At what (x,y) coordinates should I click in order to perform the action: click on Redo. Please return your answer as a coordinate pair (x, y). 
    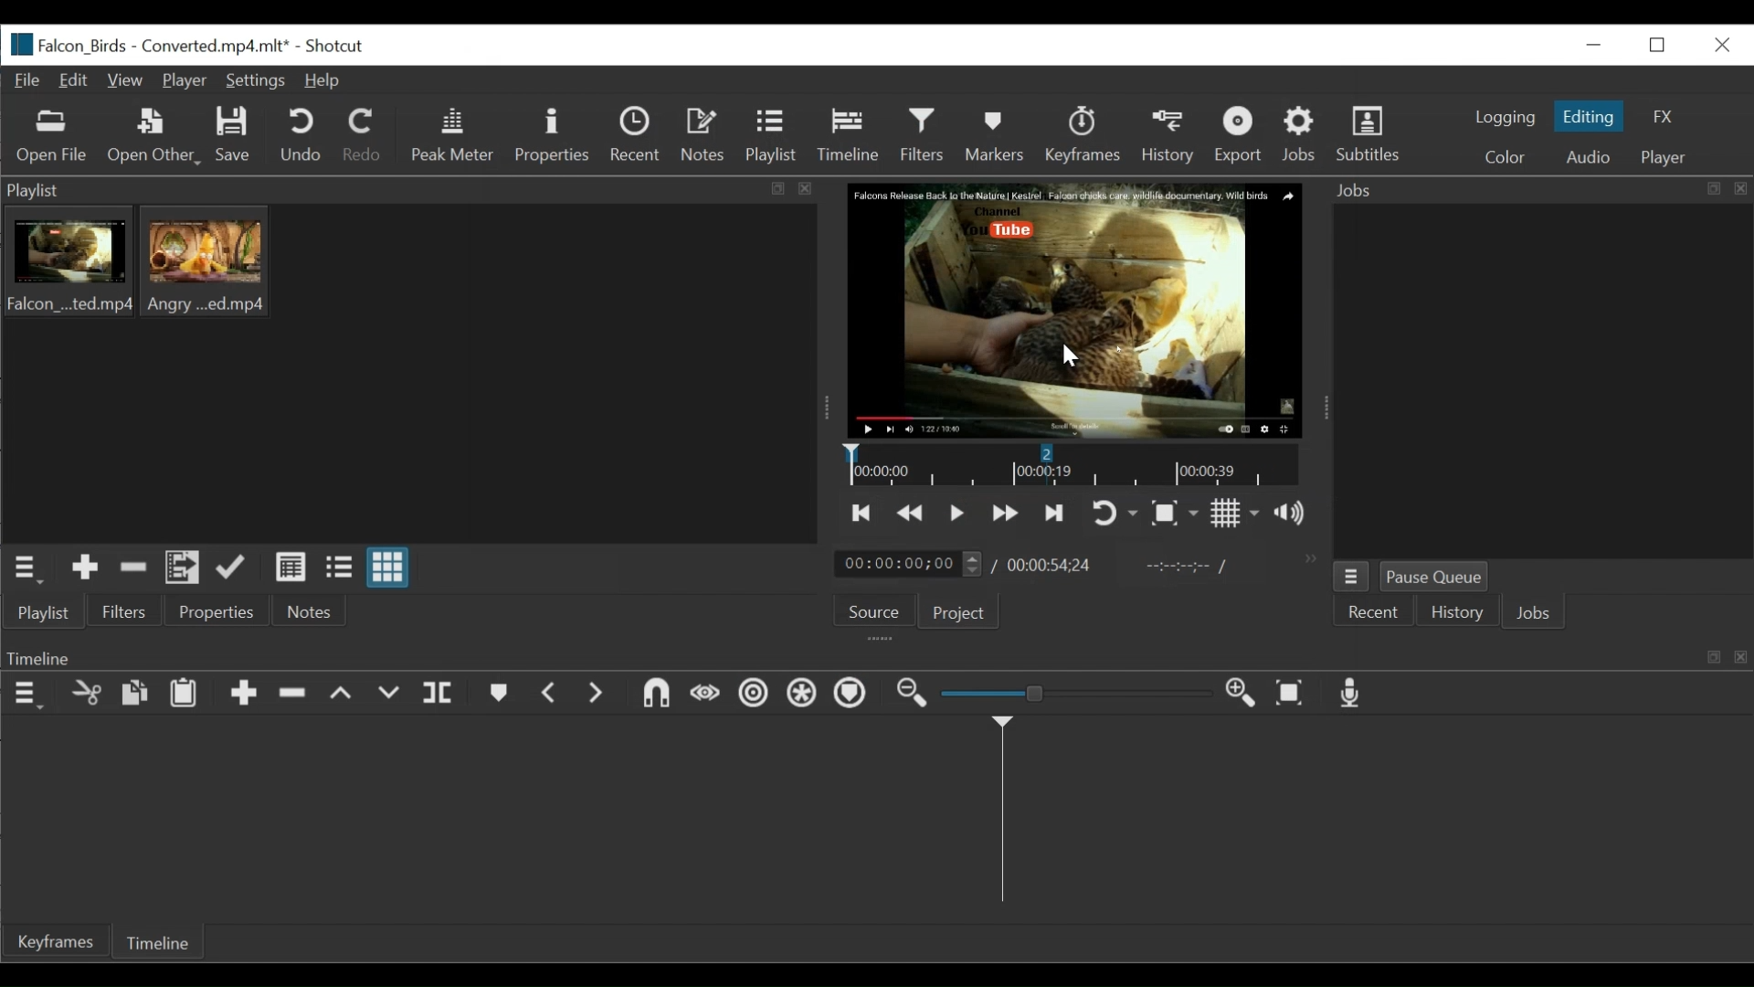
    Looking at the image, I should click on (365, 134).